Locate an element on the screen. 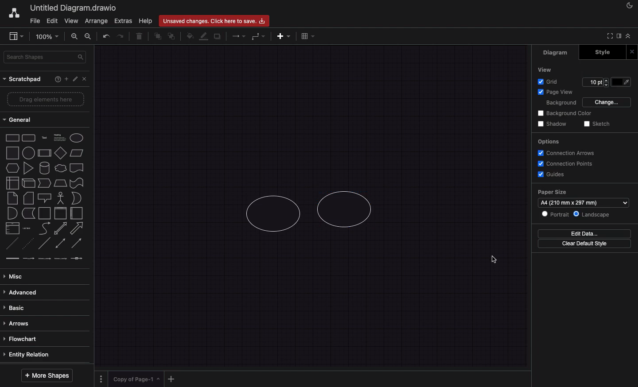 The image size is (638, 387). trapezoid is located at coordinates (61, 183).